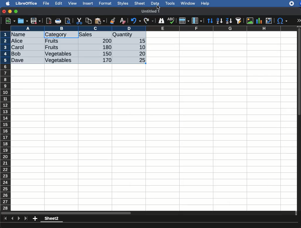 Image resolution: width=301 pixels, height=228 pixels. I want to click on edit, so click(59, 3).